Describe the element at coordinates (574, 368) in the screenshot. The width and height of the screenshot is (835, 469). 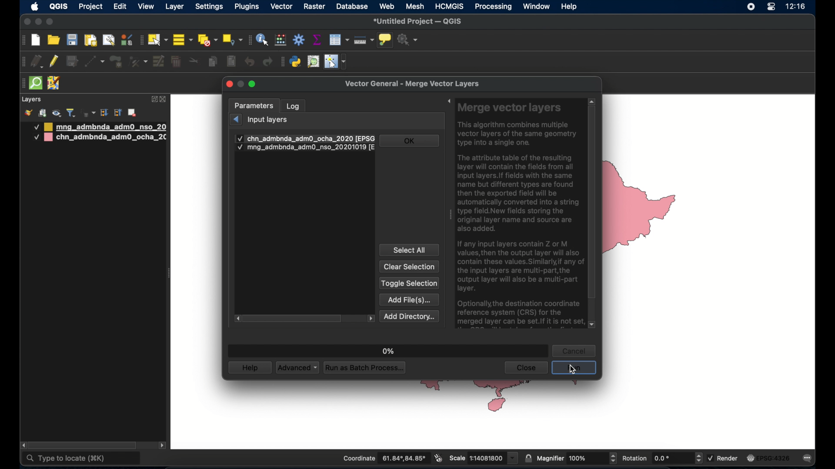
I see `run` at that location.